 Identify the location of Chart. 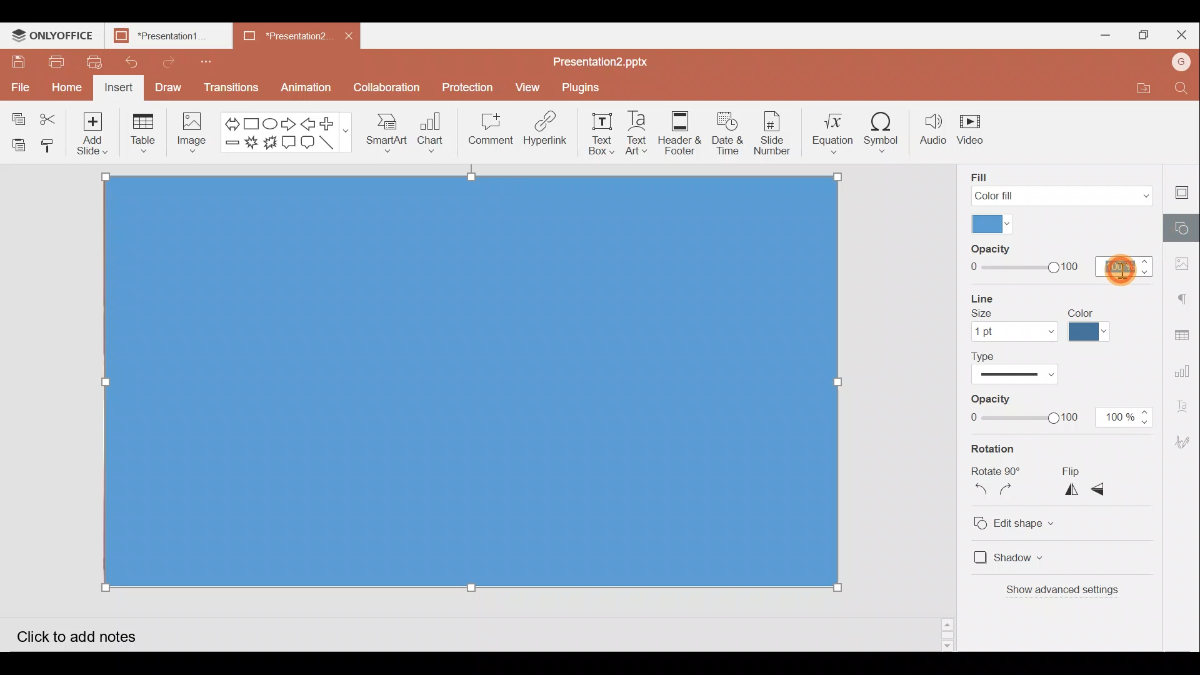
(429, 135).